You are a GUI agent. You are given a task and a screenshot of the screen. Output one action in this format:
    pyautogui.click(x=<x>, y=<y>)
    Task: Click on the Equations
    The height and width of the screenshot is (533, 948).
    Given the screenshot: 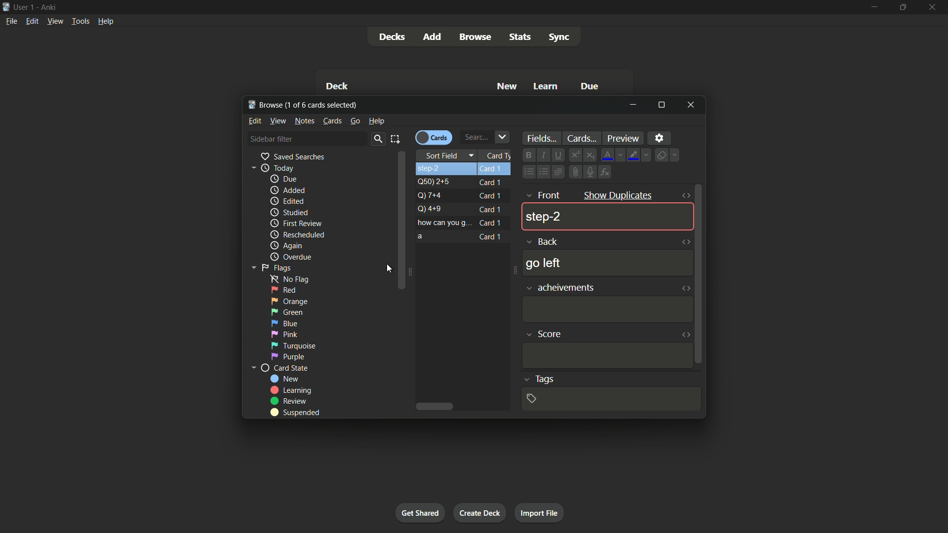 What is the action you would take?
    pyautogui.click(x=607, y=171)
    